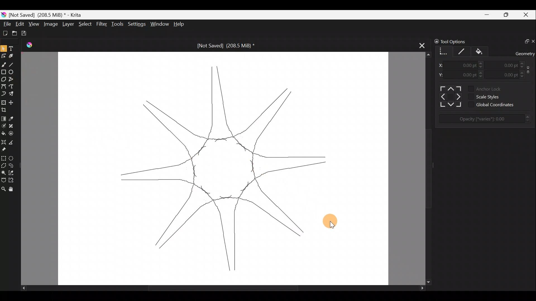  Describe the element at coordinates (506, 65) in the screenshot. I see `0.00pt` at that location.